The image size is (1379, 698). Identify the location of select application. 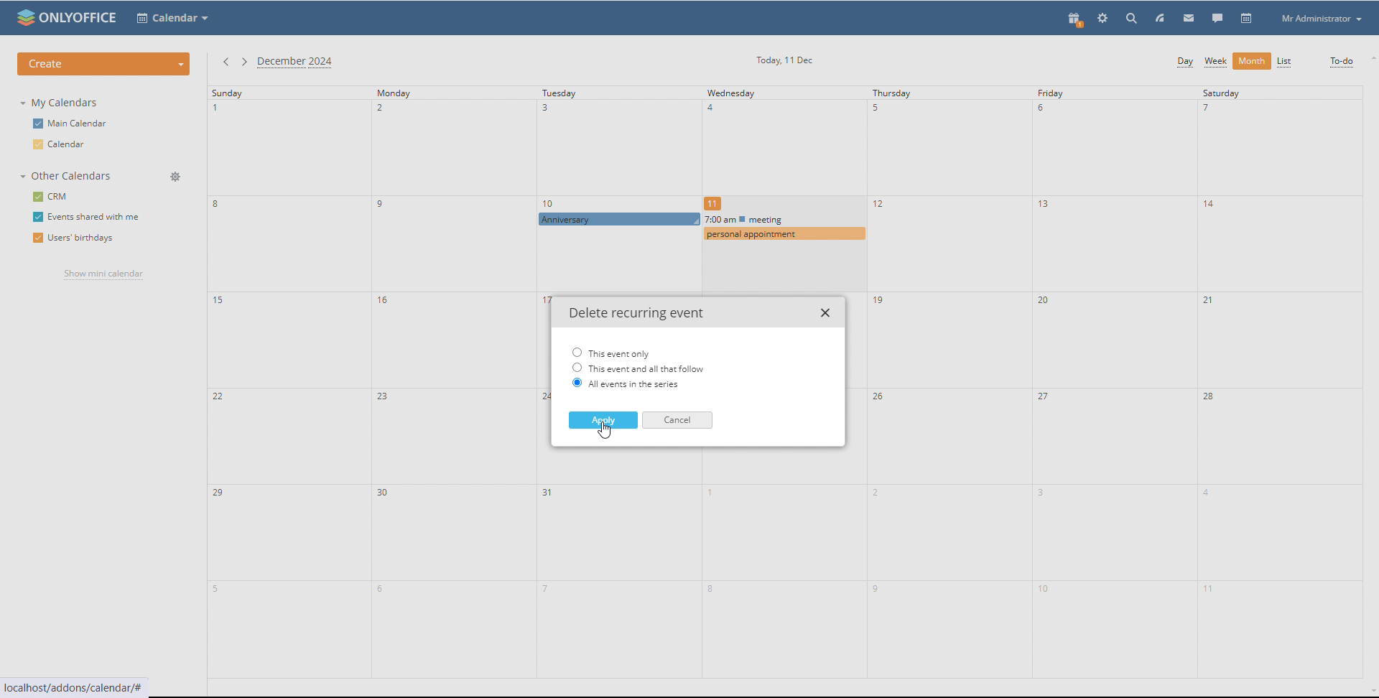
(172, 19).